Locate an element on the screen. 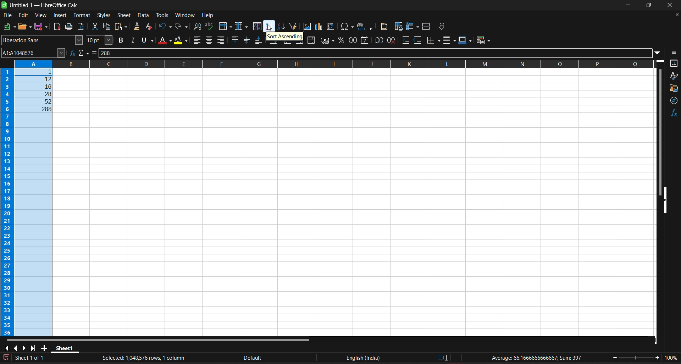  sort ascending is located at coordinates (269, 27).